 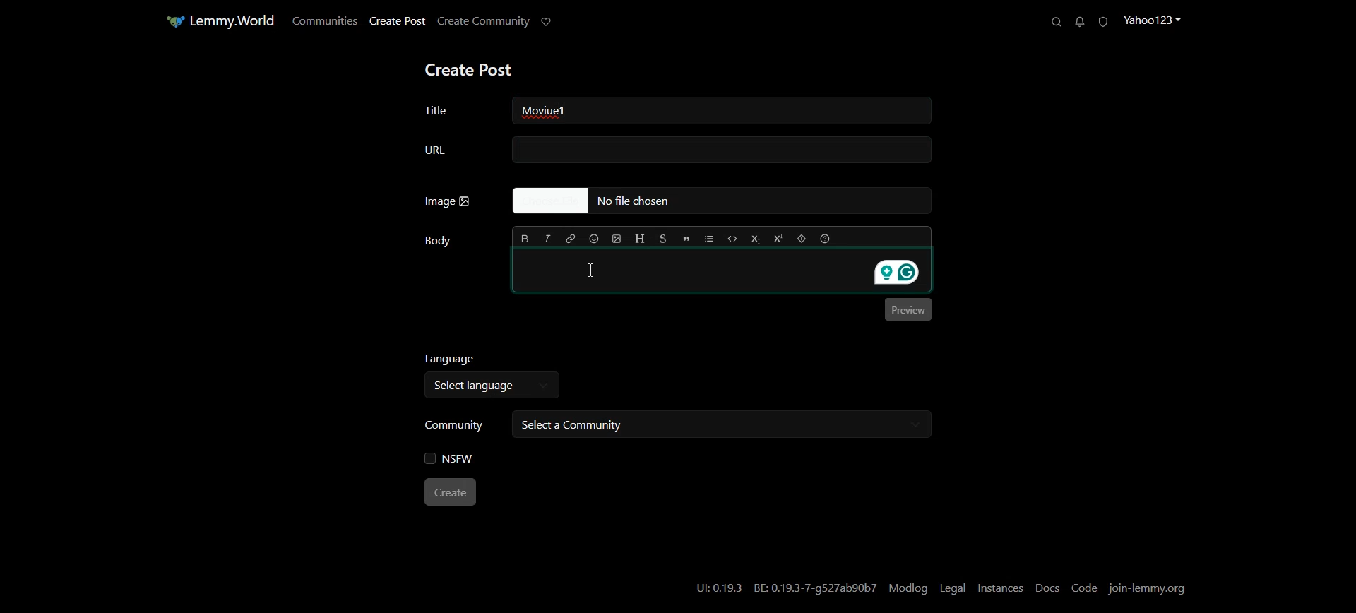 What do you see at coordinates (756, 239) in the screenshot?
I see `Subscript` at bounding box center [756, 239].